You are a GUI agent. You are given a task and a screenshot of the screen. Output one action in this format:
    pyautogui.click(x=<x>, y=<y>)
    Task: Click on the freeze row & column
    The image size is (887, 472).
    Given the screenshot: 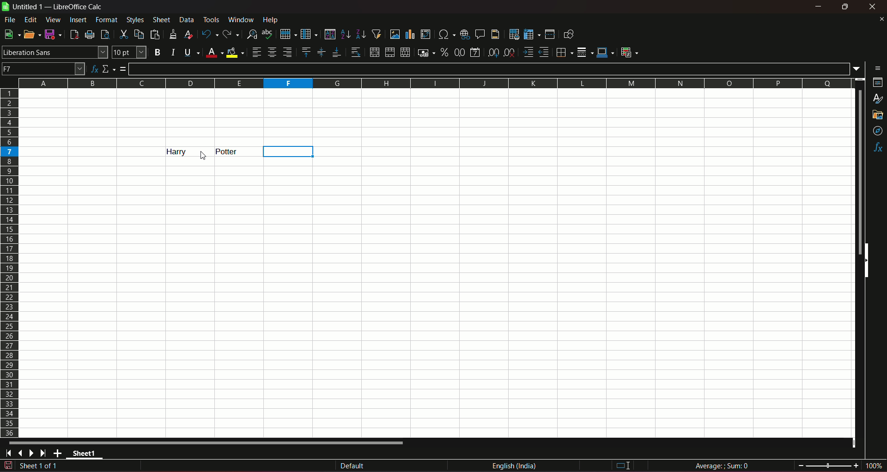 What is the action you would take?
    pyautogui.click(x=532, y=35)
    